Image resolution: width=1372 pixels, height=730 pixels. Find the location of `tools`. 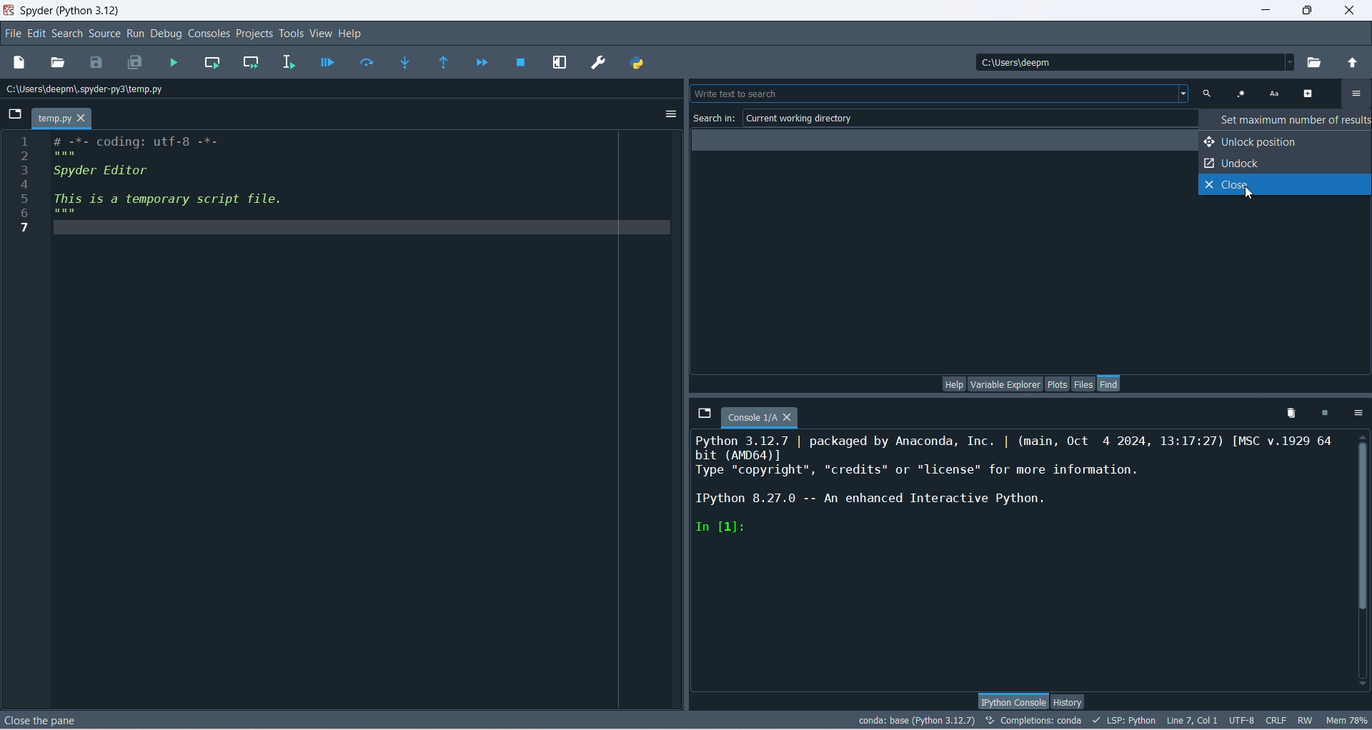

tools is located at coordinates (291, 34).